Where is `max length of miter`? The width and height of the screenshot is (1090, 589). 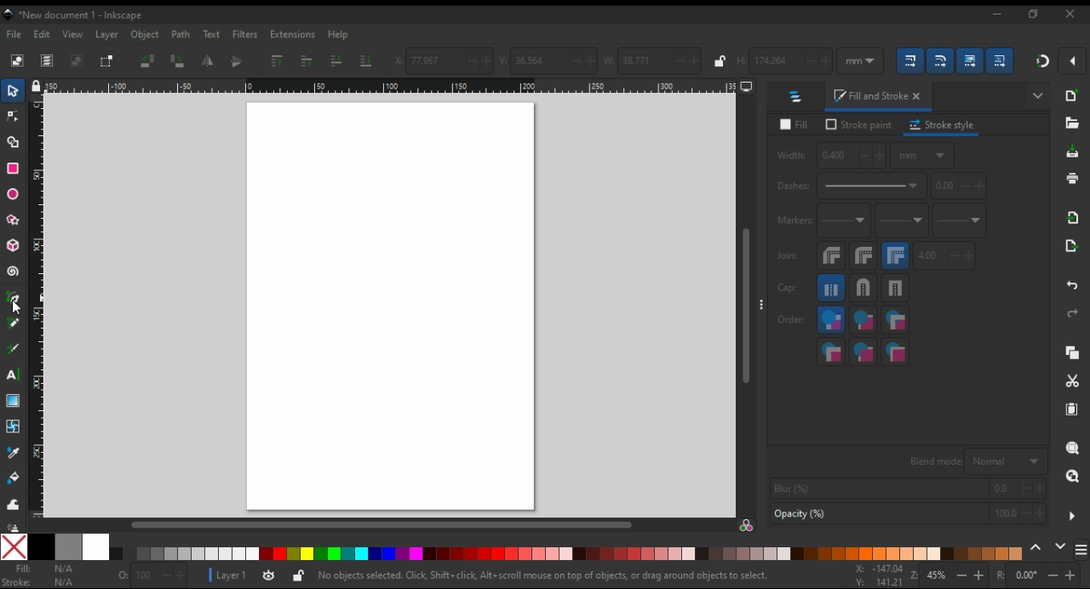 max length of miter is located at coordinates (945, 256).